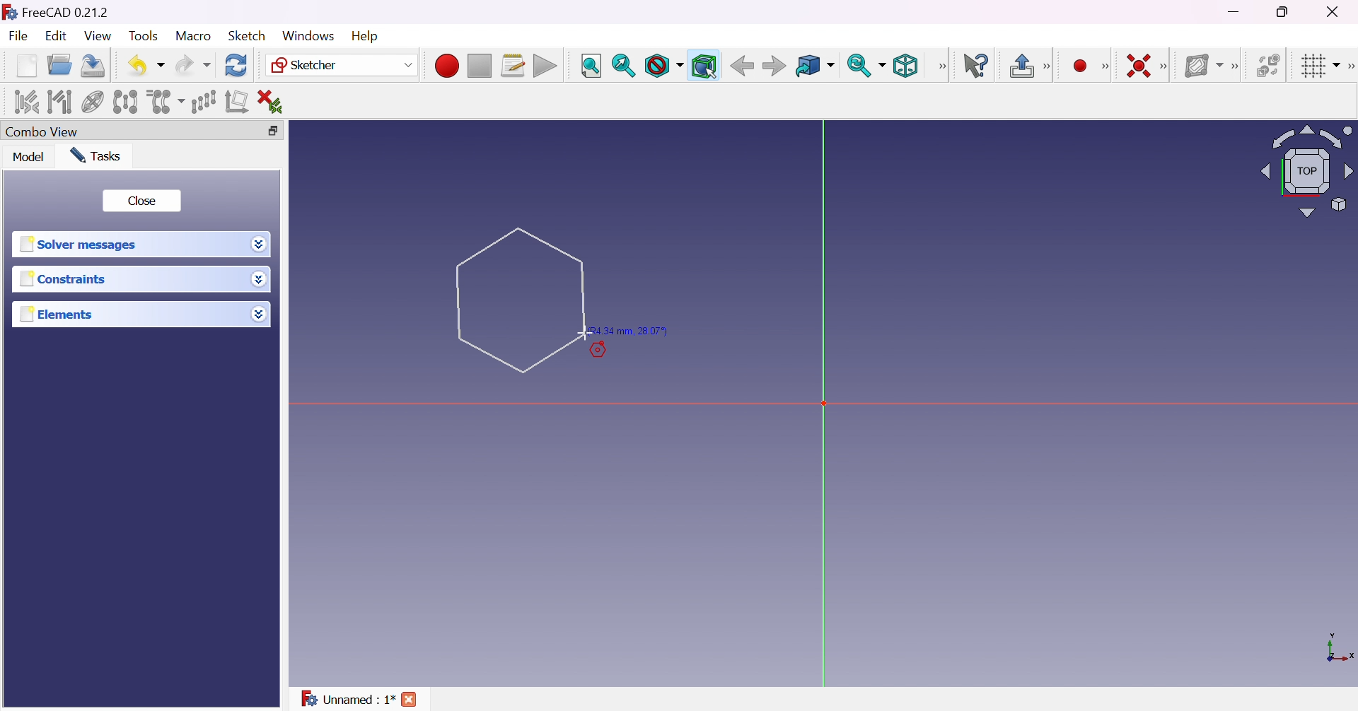  I want to click on Close, so click(410, 701).